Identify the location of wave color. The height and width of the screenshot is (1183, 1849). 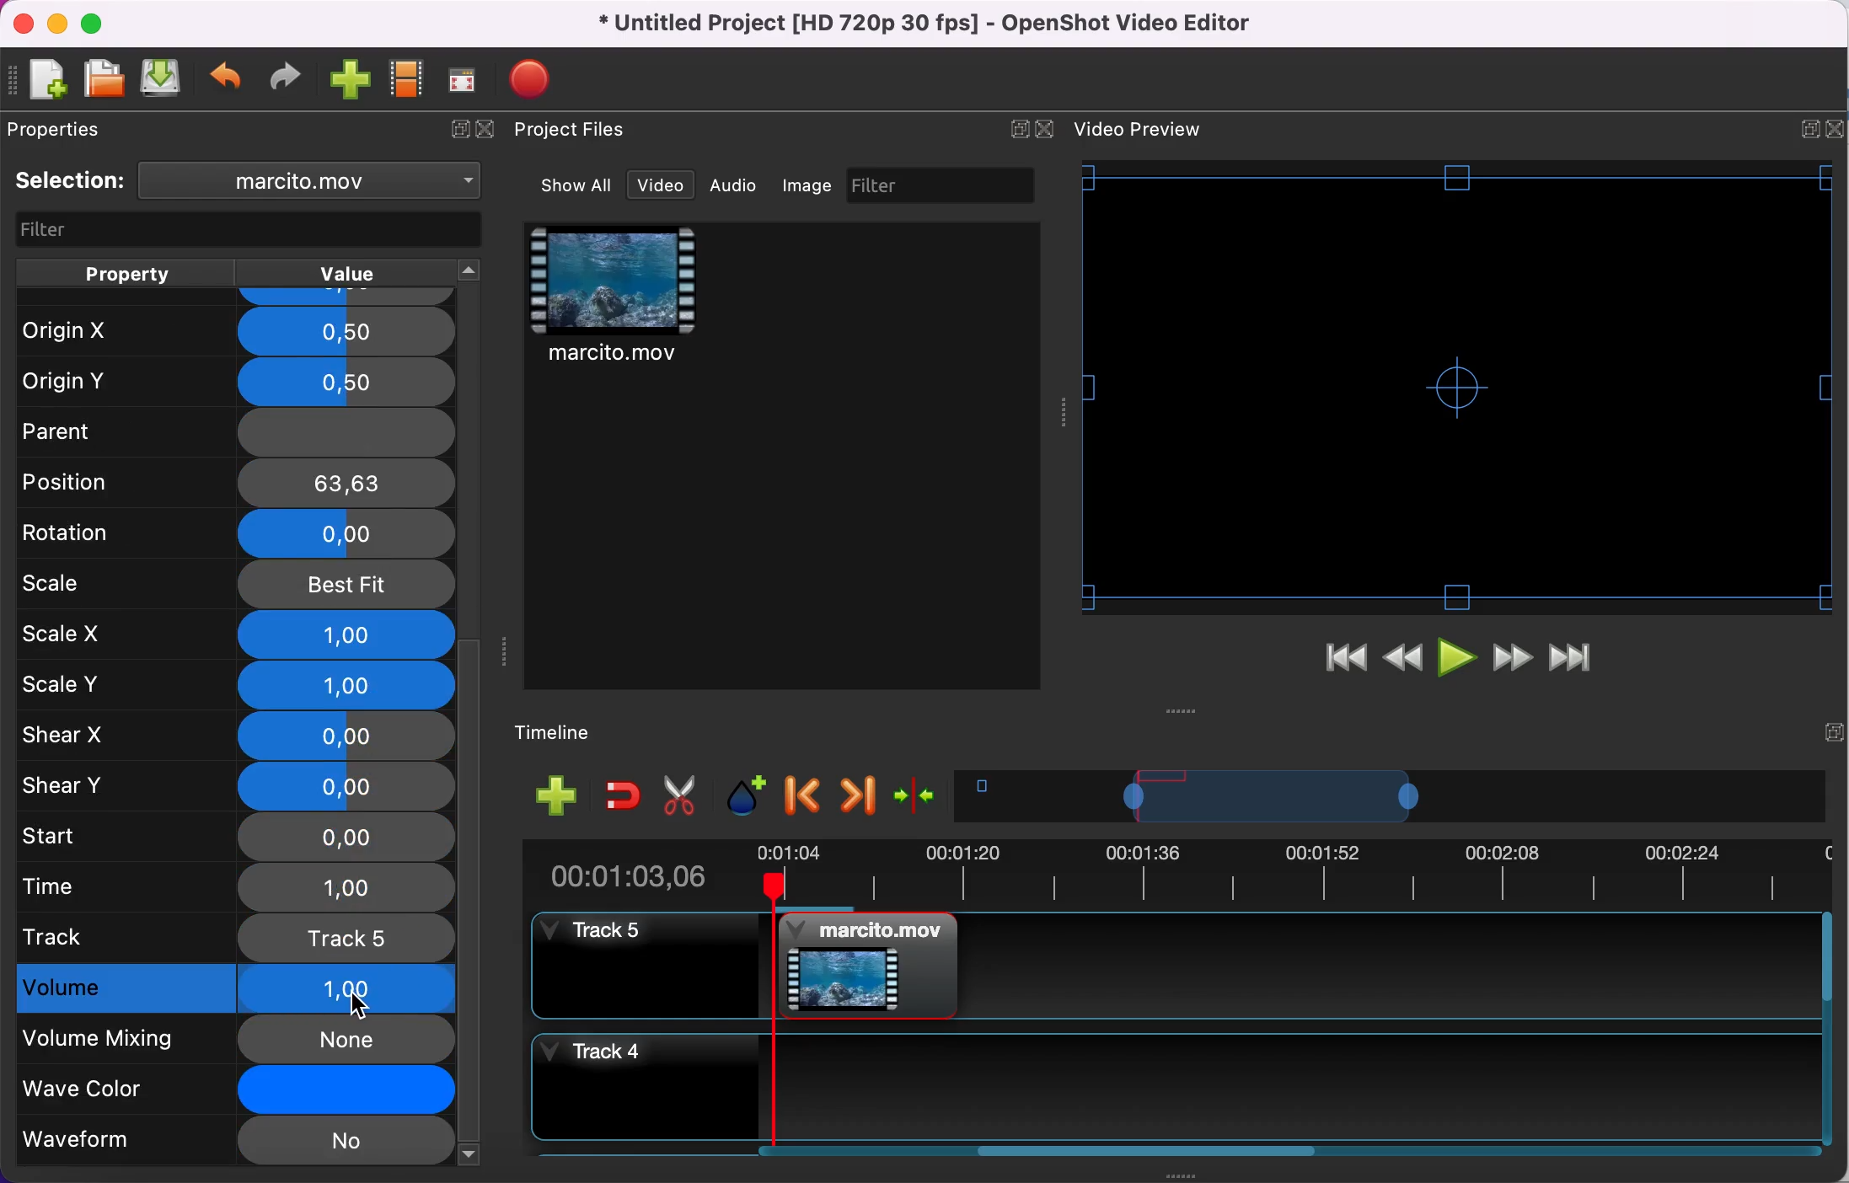
(237, 1092).